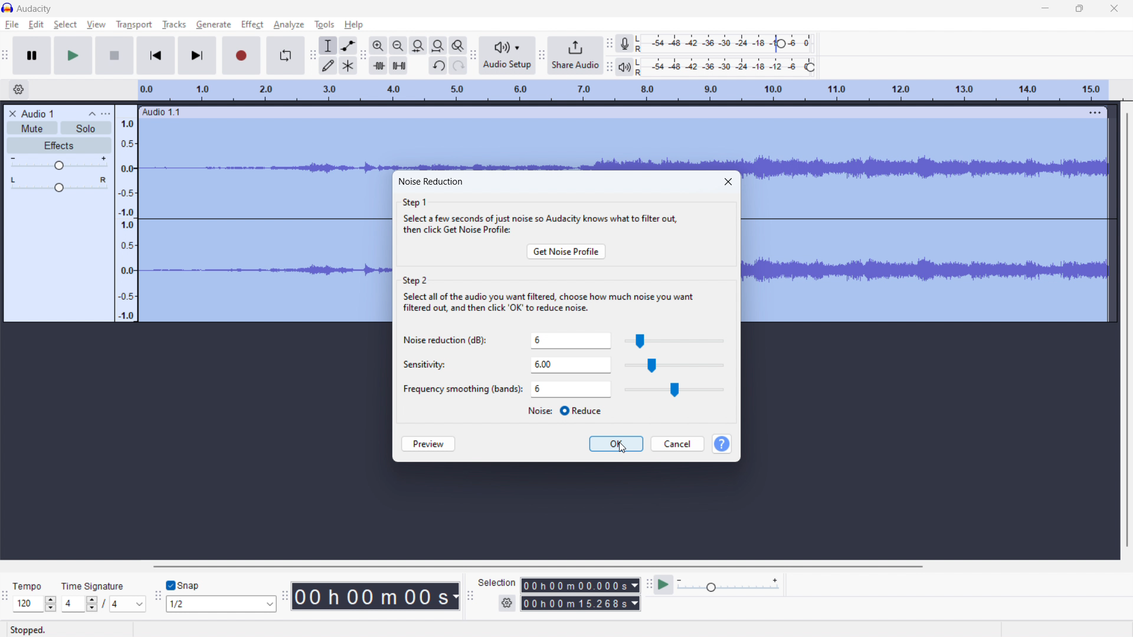 The width and height of the screenshot is (1133, 637). I want to click on silence selection, so click(398, 65).